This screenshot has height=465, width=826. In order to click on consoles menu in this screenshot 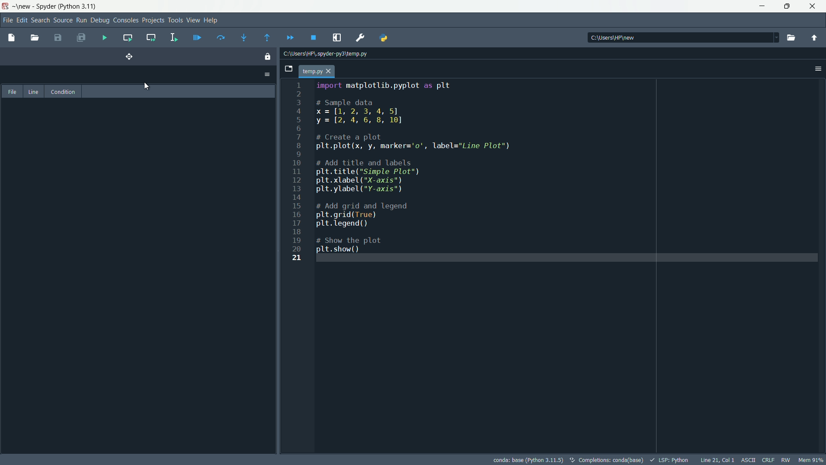, I will do `click(126, 20)`.